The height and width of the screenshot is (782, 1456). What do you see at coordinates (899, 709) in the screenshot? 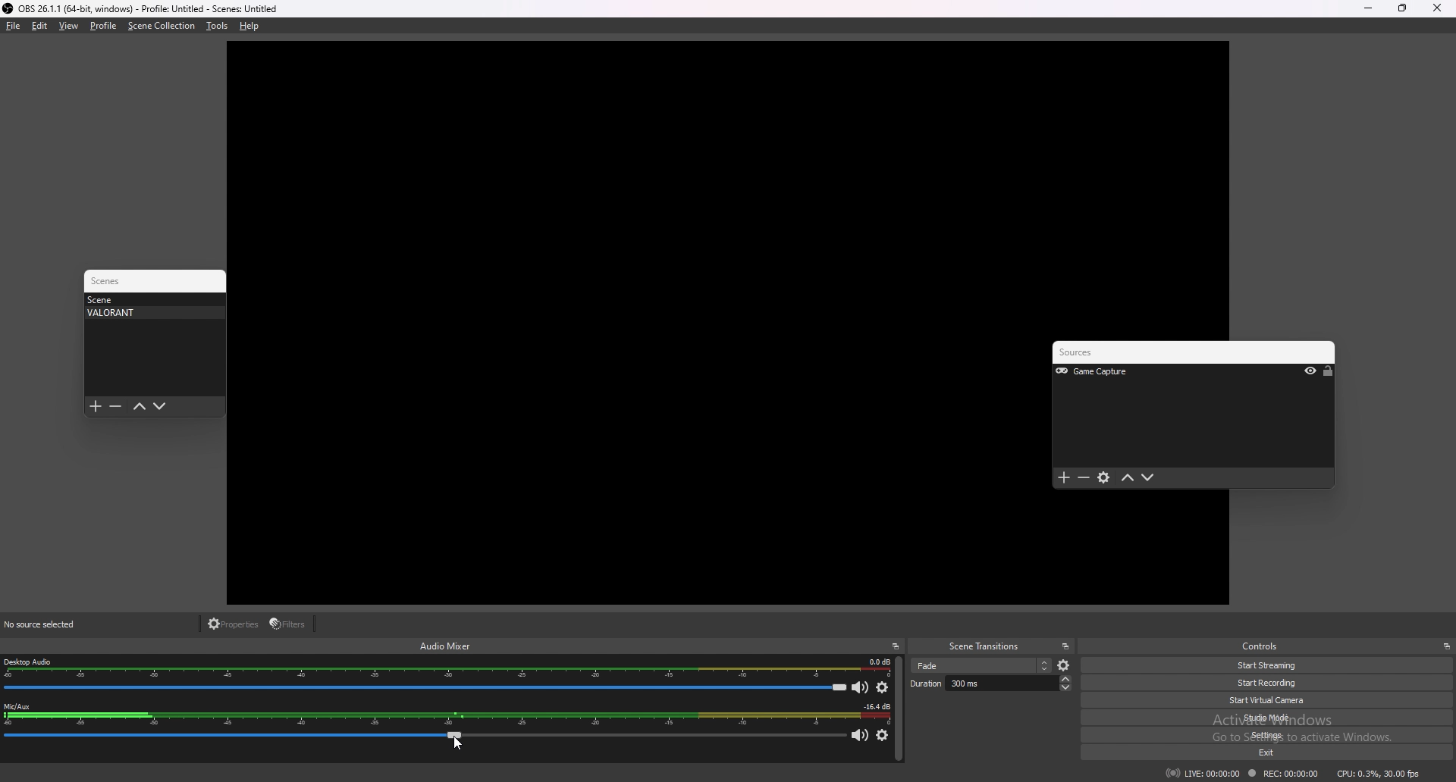
I see `scroll bar` at bounding box center [899, 709].